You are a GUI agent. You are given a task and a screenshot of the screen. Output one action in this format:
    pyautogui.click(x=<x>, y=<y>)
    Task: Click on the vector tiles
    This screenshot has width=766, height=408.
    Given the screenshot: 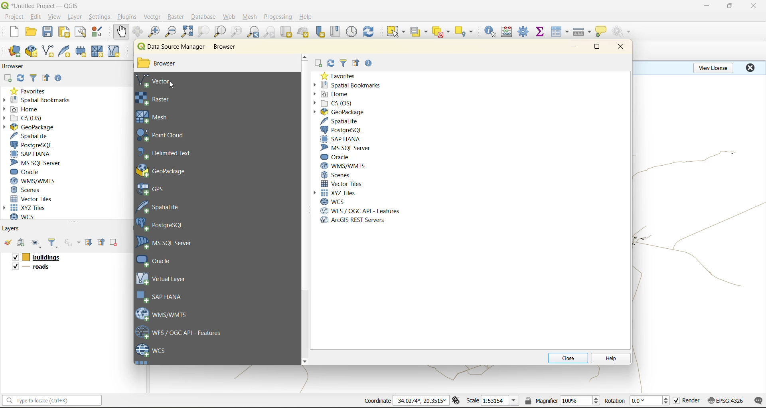 What is the action you would take?
    pyautogui.click(x=33, y=198)
    